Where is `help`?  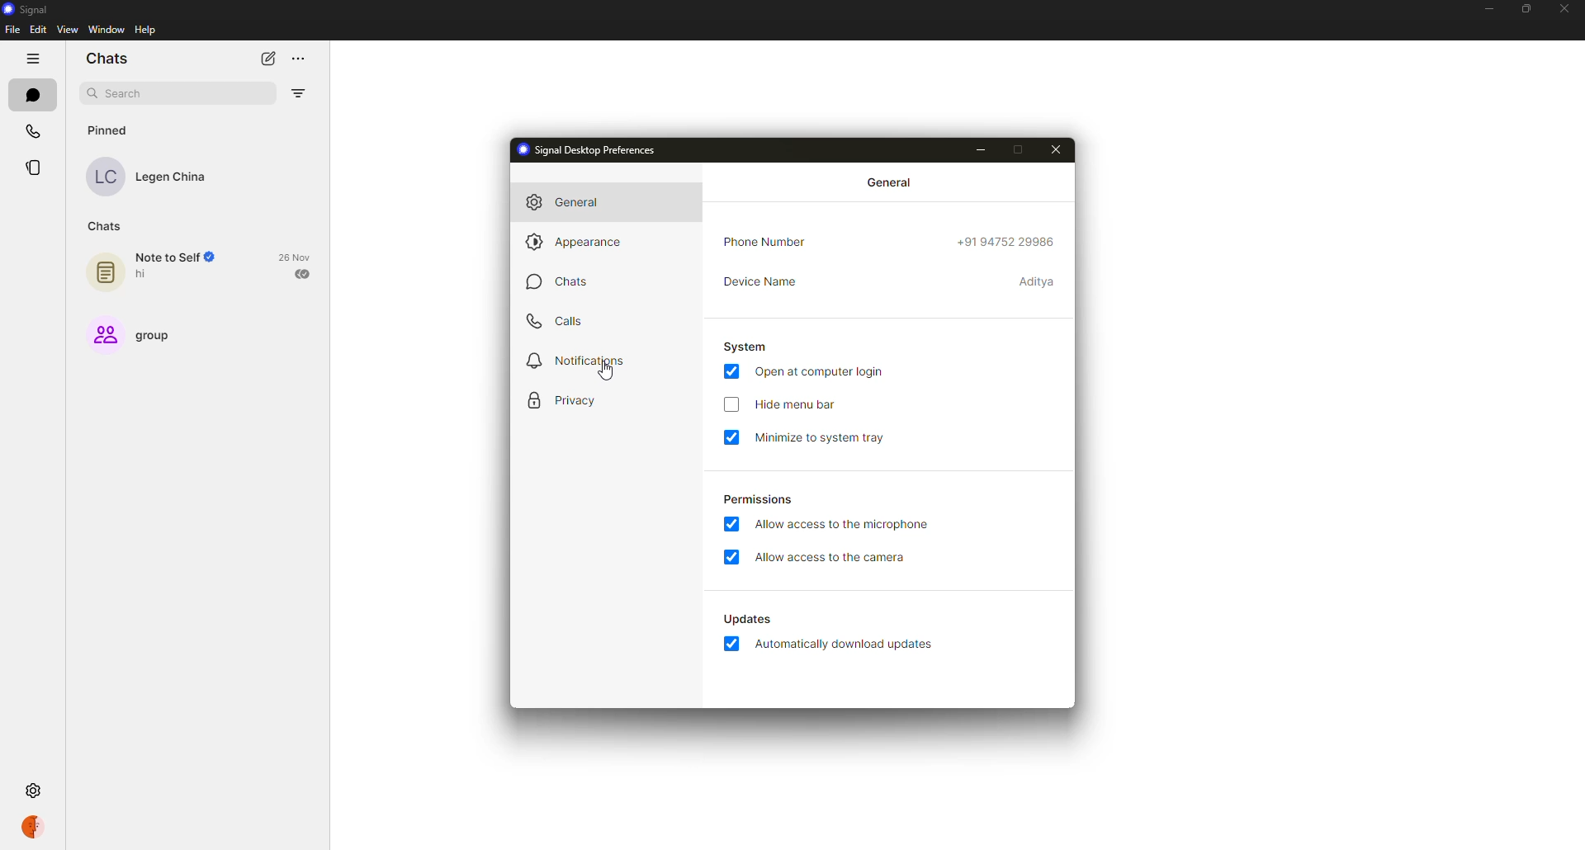 help is located at coordinates (148, 30).